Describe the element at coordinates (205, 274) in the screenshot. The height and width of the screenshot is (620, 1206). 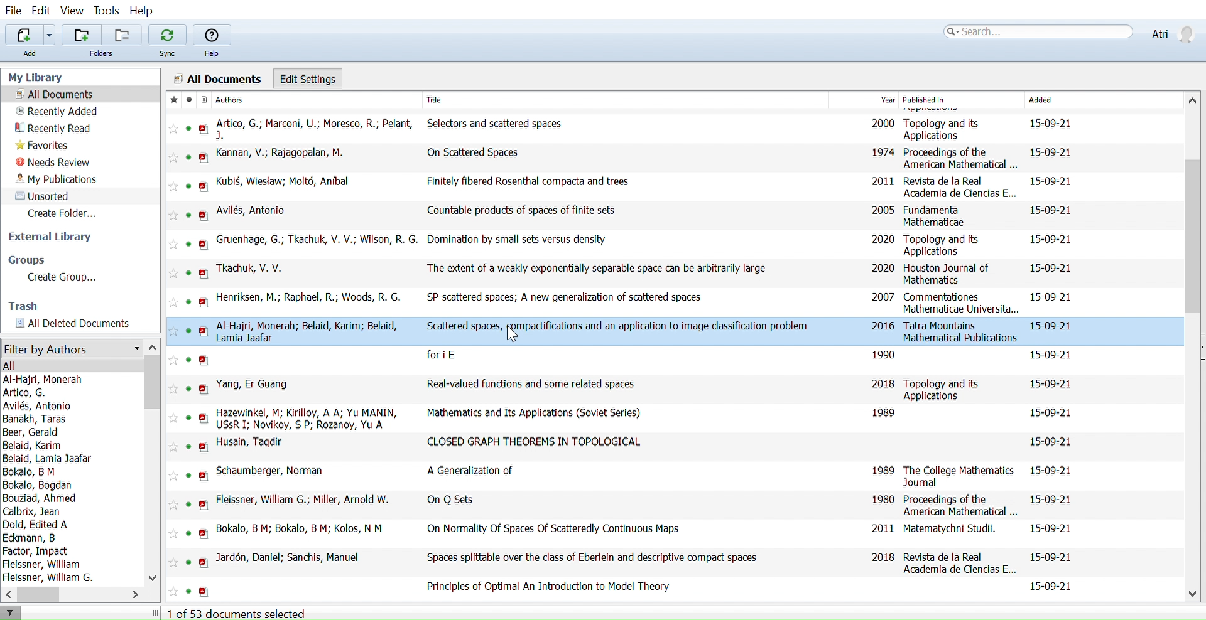
I see `PDF Document` at that location.